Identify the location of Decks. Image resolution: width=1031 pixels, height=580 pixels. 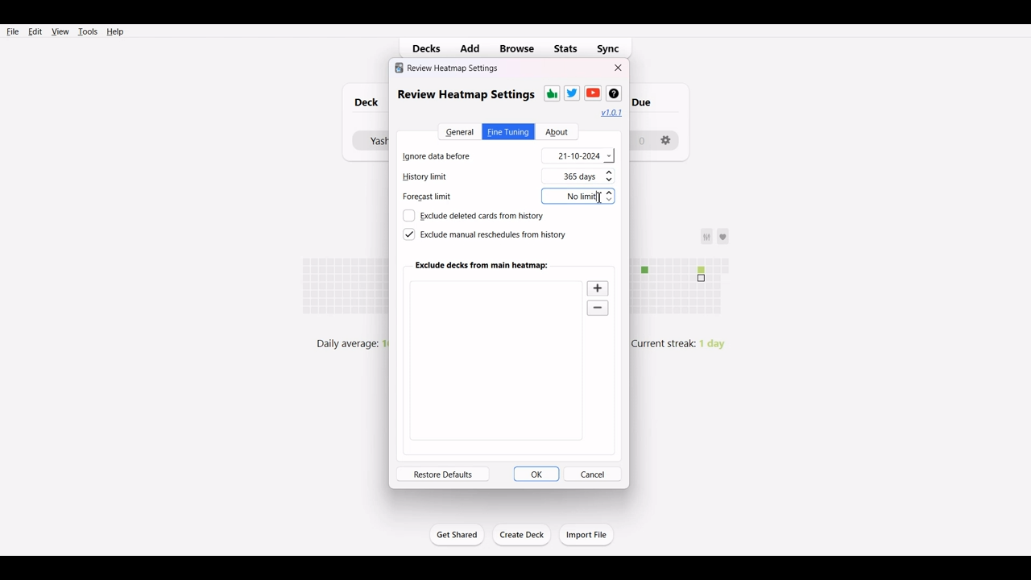
(423, 48).